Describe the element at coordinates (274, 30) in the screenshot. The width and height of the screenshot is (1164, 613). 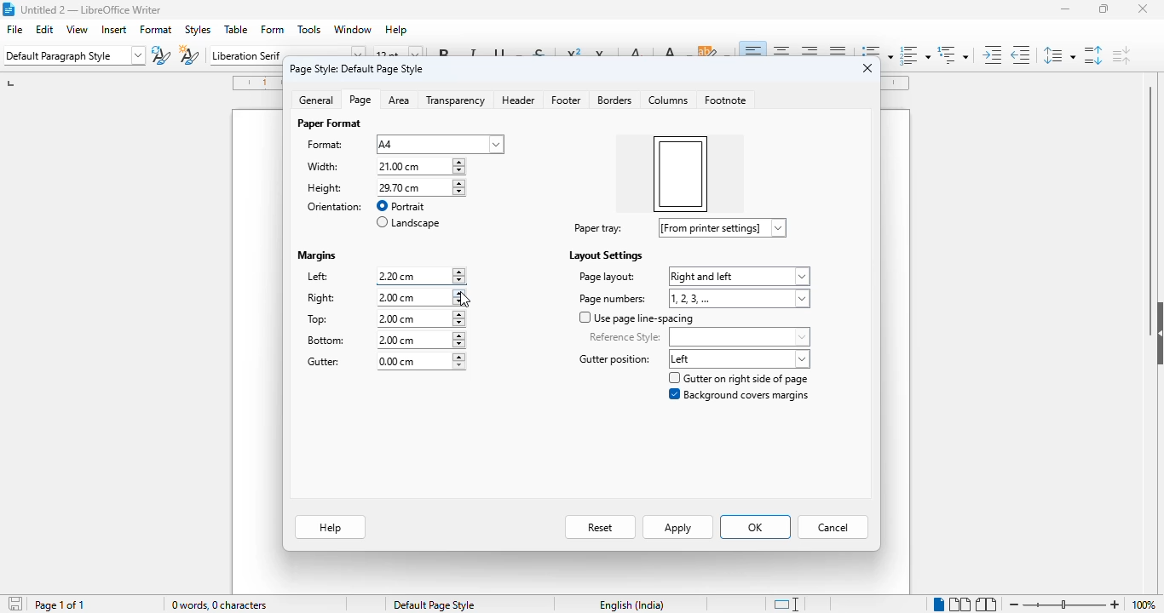
I see `form` at that location.